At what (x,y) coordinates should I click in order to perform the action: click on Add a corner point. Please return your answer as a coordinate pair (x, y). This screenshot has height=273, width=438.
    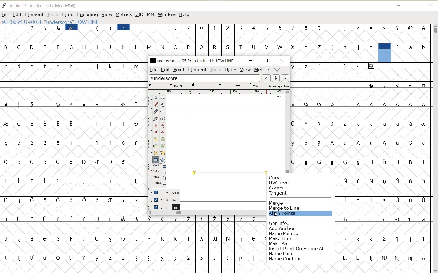
    Looking at the image, I should click on (163, 132).